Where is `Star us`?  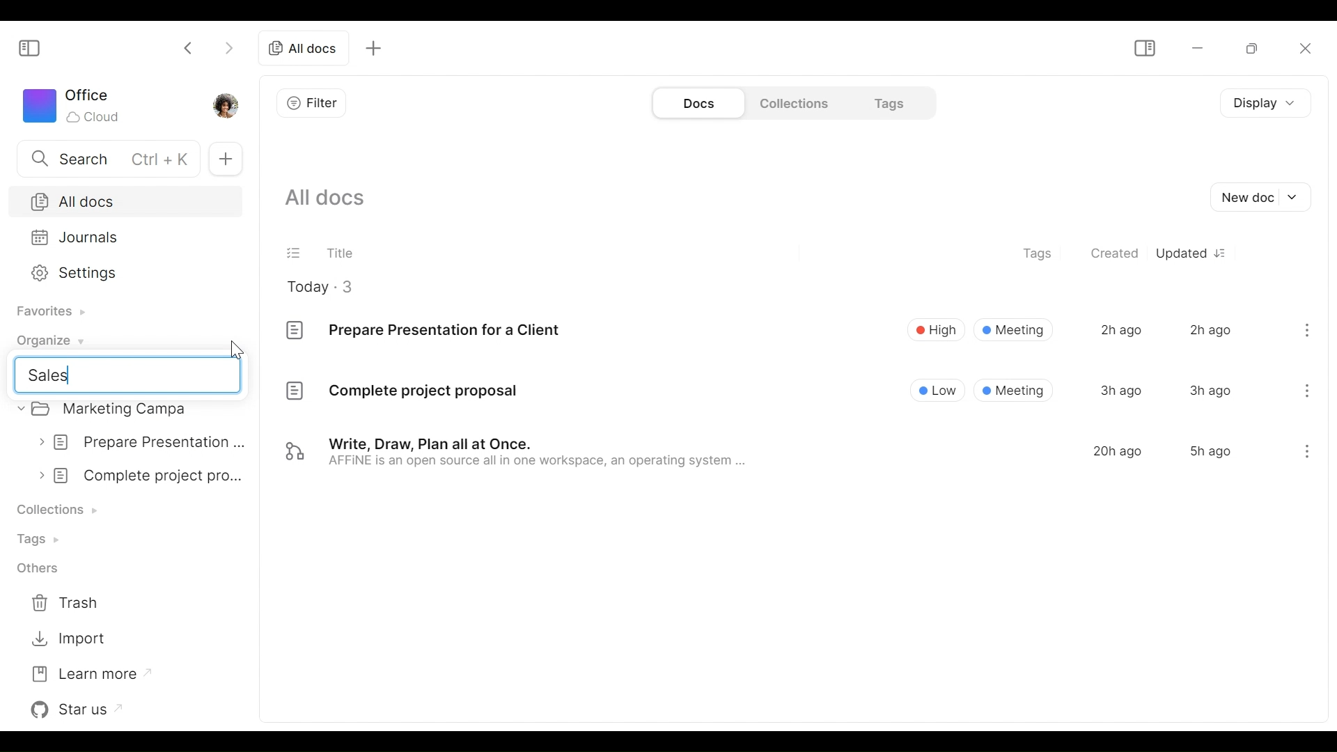
Star us is located at coordinates (80, 708).